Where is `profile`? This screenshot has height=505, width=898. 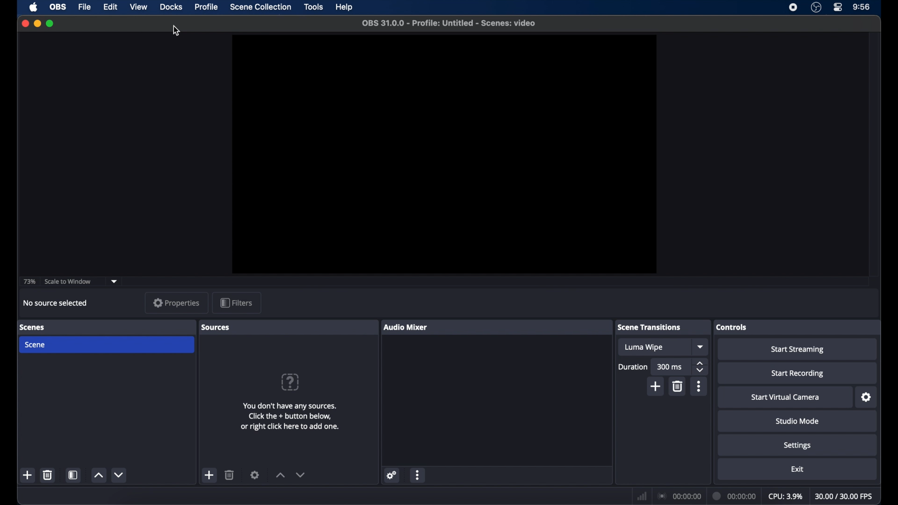
profile is located at coordinates (207, 7).